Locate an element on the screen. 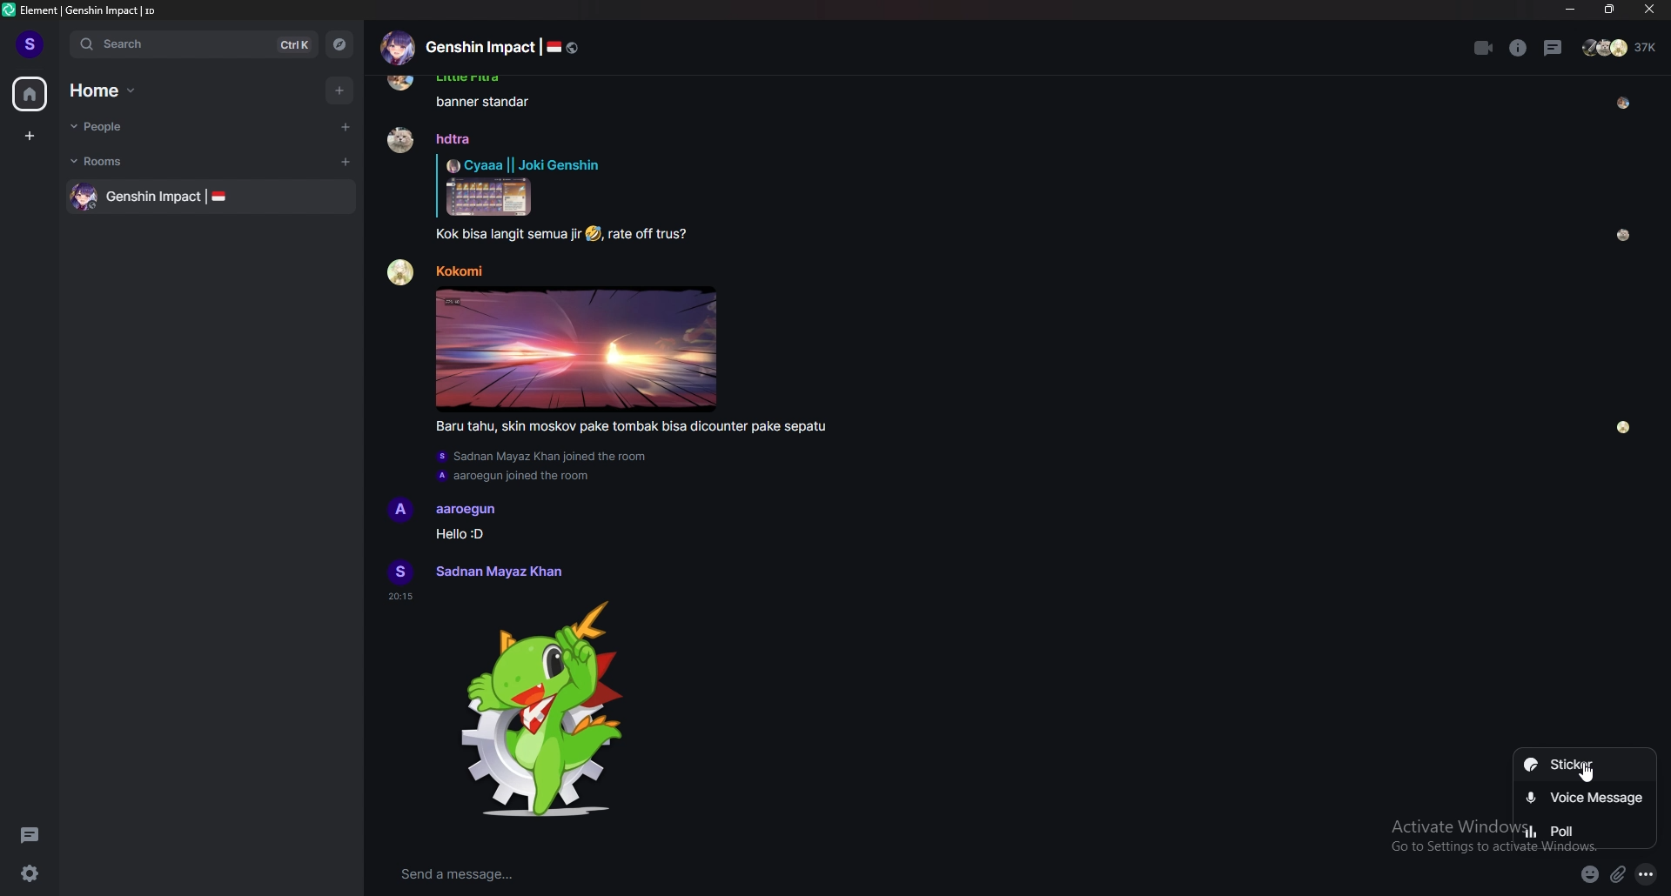 Image resolution: width=1671 pixels, height=896 pixels. poll is located at coordinates (1585, 831).